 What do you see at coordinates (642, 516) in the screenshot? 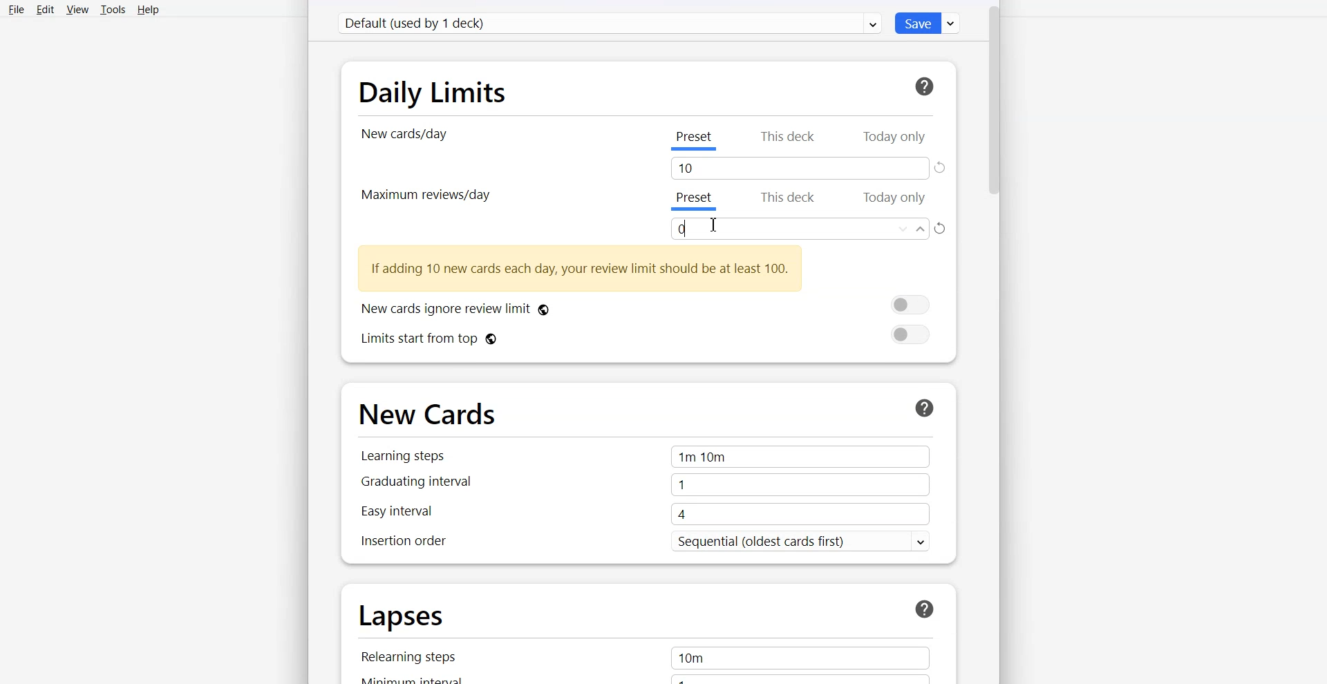
I see `Easy Interval` at bounding box center [642, 516].